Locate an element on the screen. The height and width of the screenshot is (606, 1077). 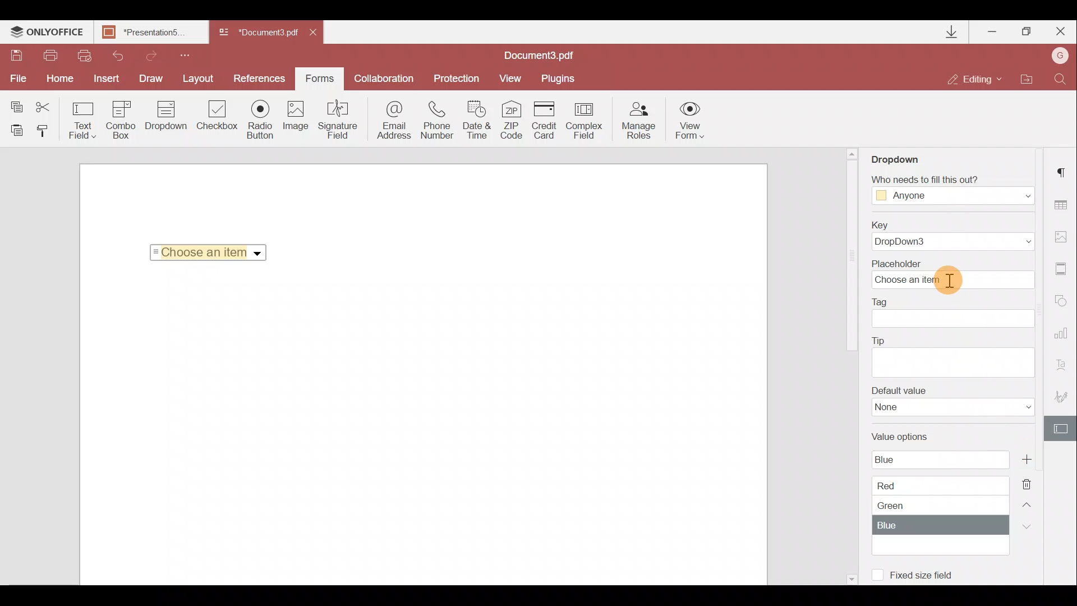
Scroll bar is located at coordinates (851, 259).